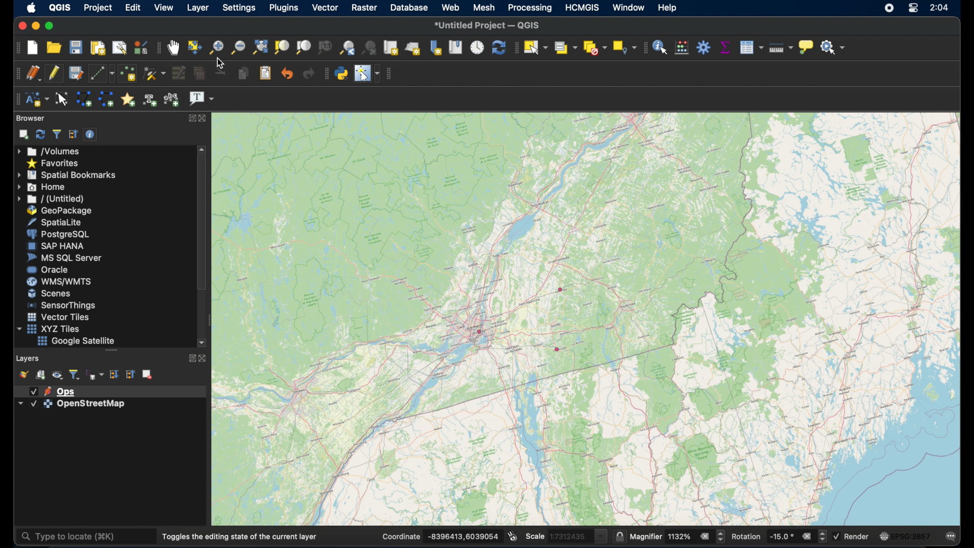  What do you see at coordinates (47, 269) in the screenshot?
I see `oracle` at bounding box center [47, 269].